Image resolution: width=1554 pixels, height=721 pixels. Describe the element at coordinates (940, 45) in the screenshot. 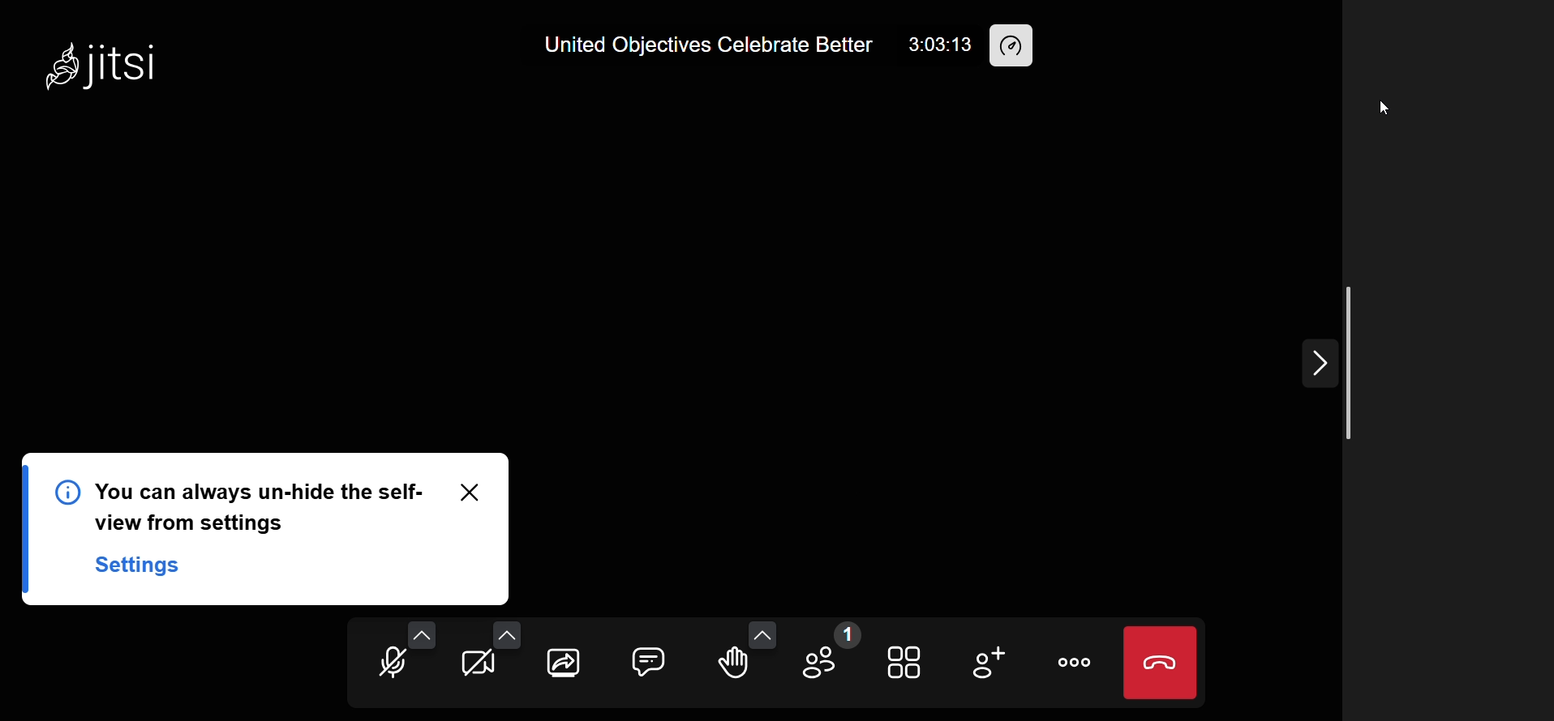

I see `3:03:13` at that location.